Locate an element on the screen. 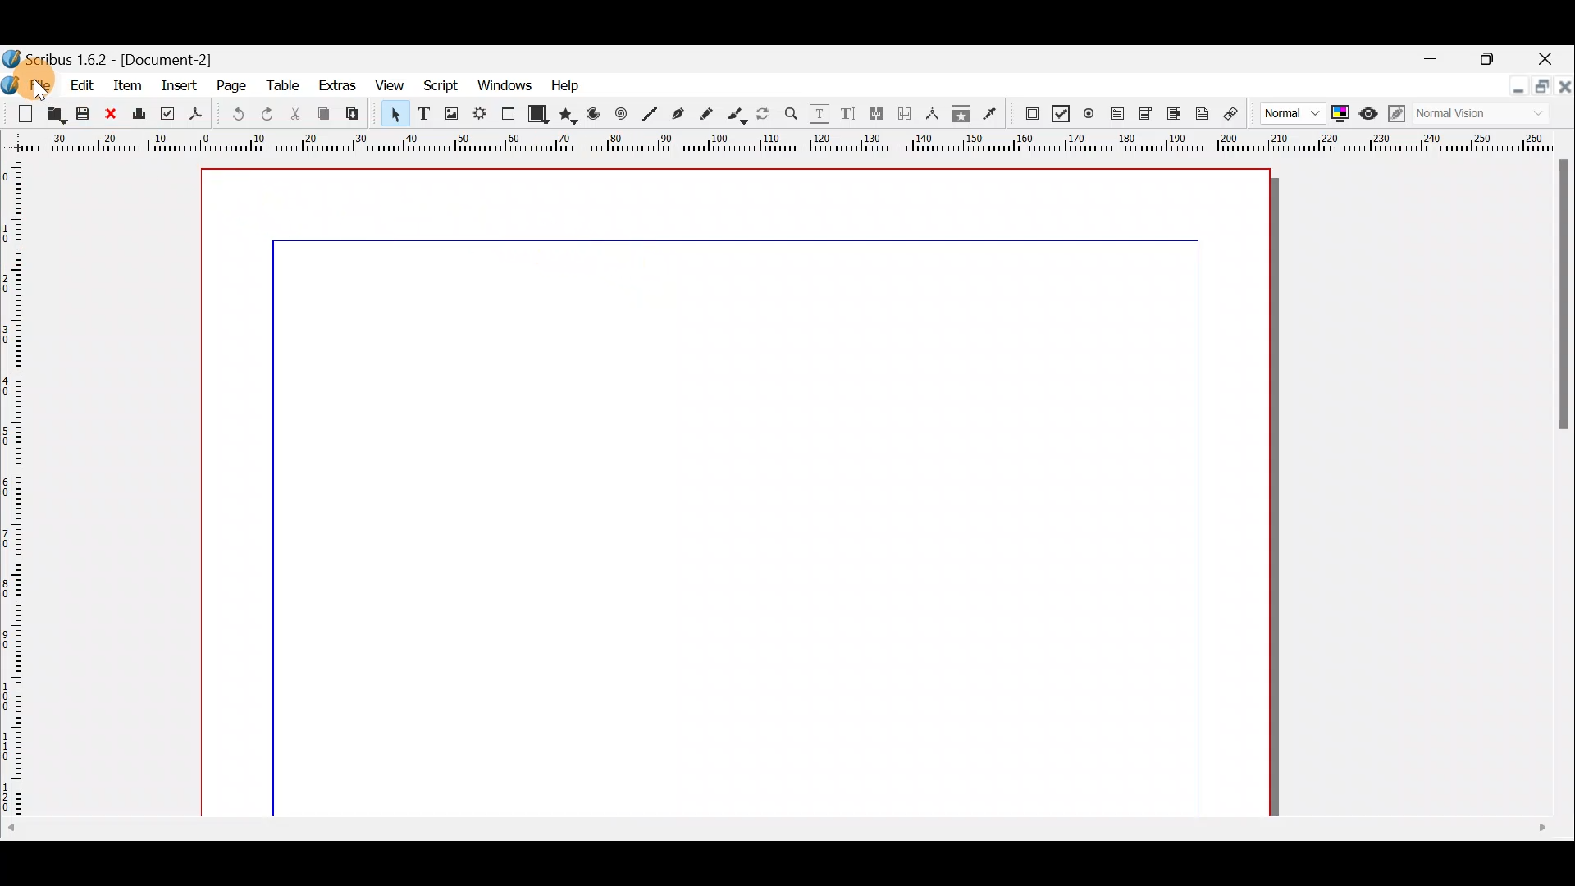 The height and width of the screenshot is (886, 1575). Page is located at coordinates (231, 84).